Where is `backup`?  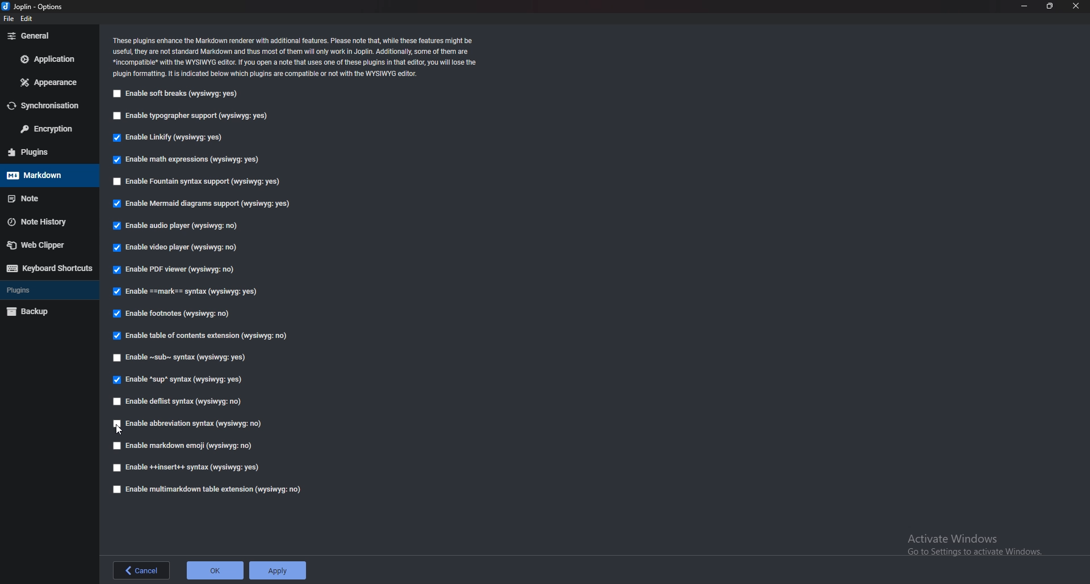
backup is located at coordinates (48, 311).